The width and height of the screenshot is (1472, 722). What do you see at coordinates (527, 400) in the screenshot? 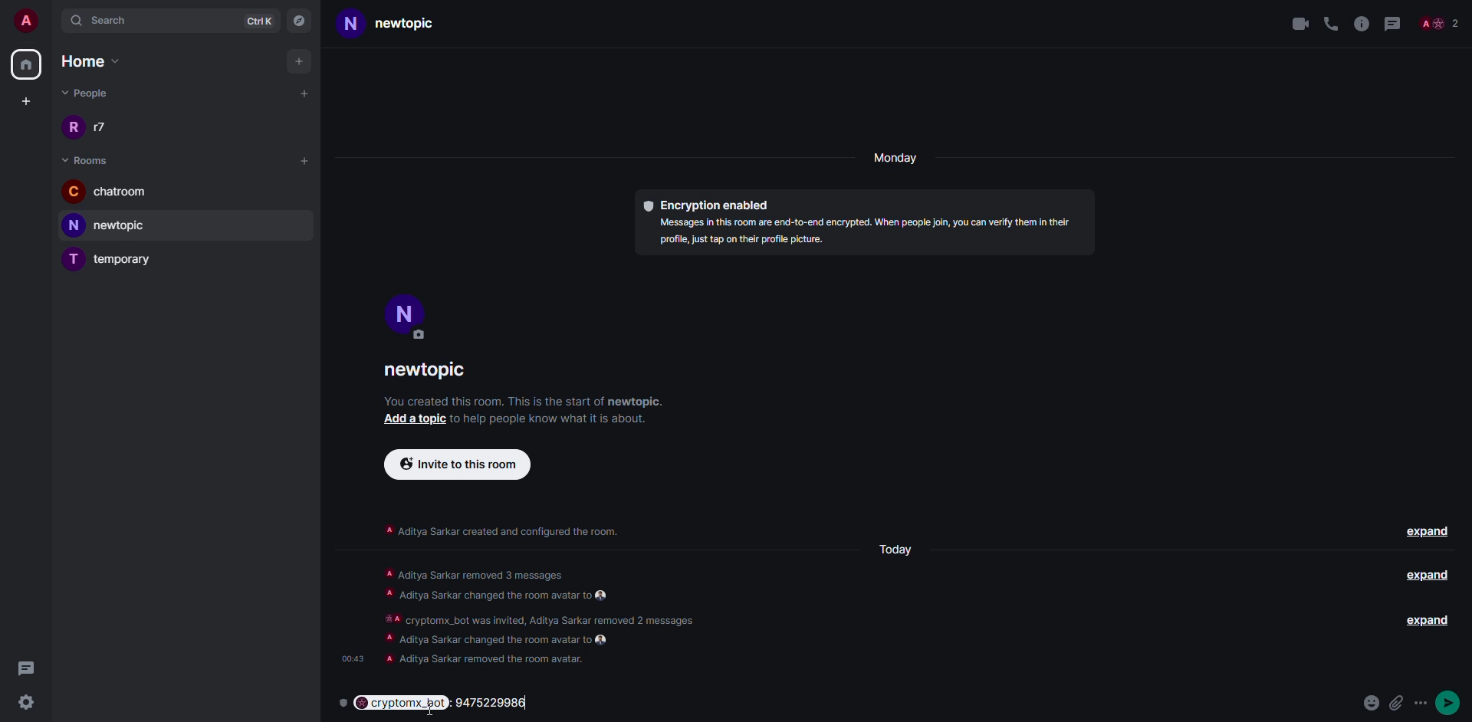
I see `You created this room. This is the start of newtopic.` at bounding box center [527, 400].